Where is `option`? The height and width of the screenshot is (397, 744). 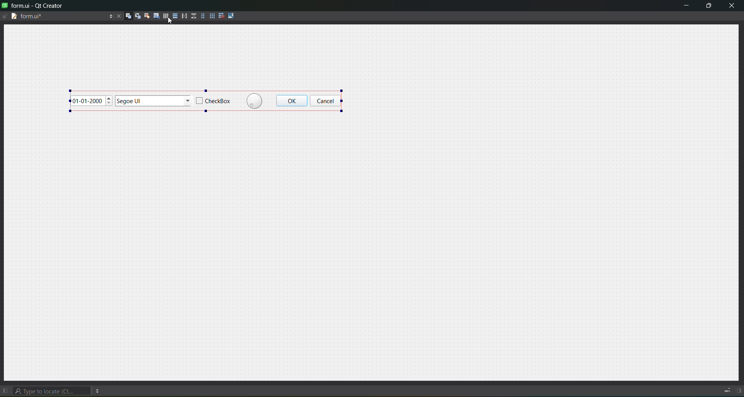
option is located at coordinates (99, 390).